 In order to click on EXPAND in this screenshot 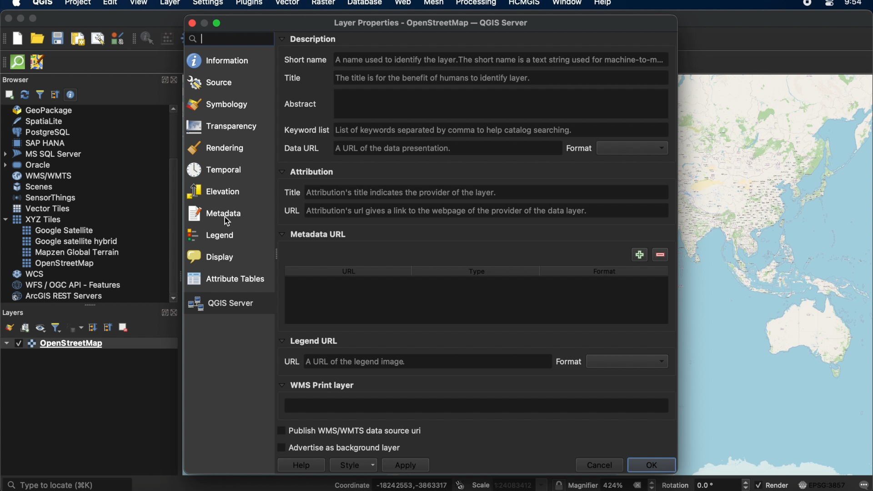, I will do `click(163, 314)`.